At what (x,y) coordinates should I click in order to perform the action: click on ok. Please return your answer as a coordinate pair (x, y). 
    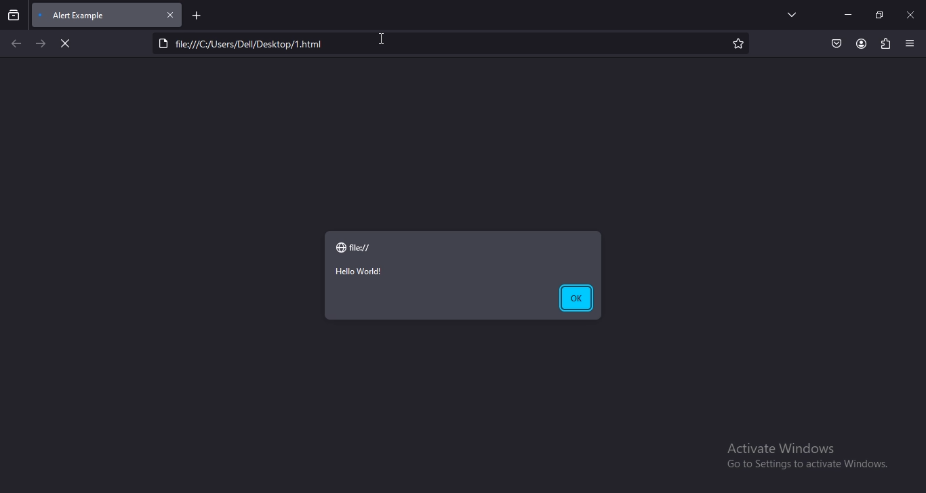
    Looking at the image, I should click on (576, 298).